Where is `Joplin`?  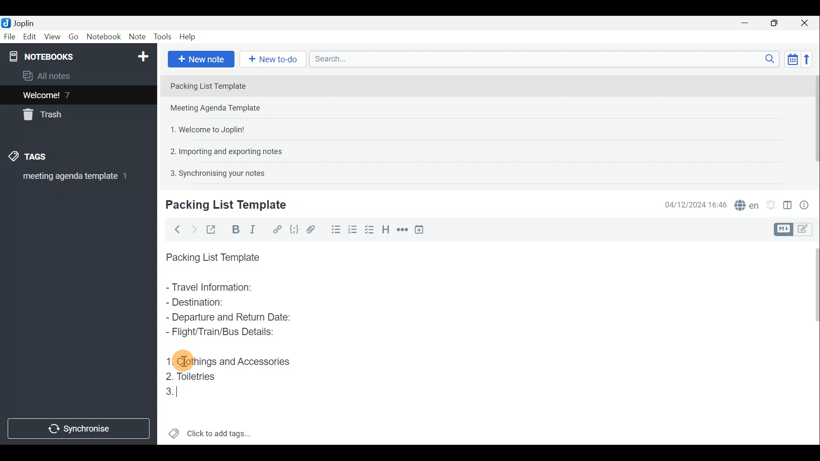 Joplin is located at coordinates (20, 23).